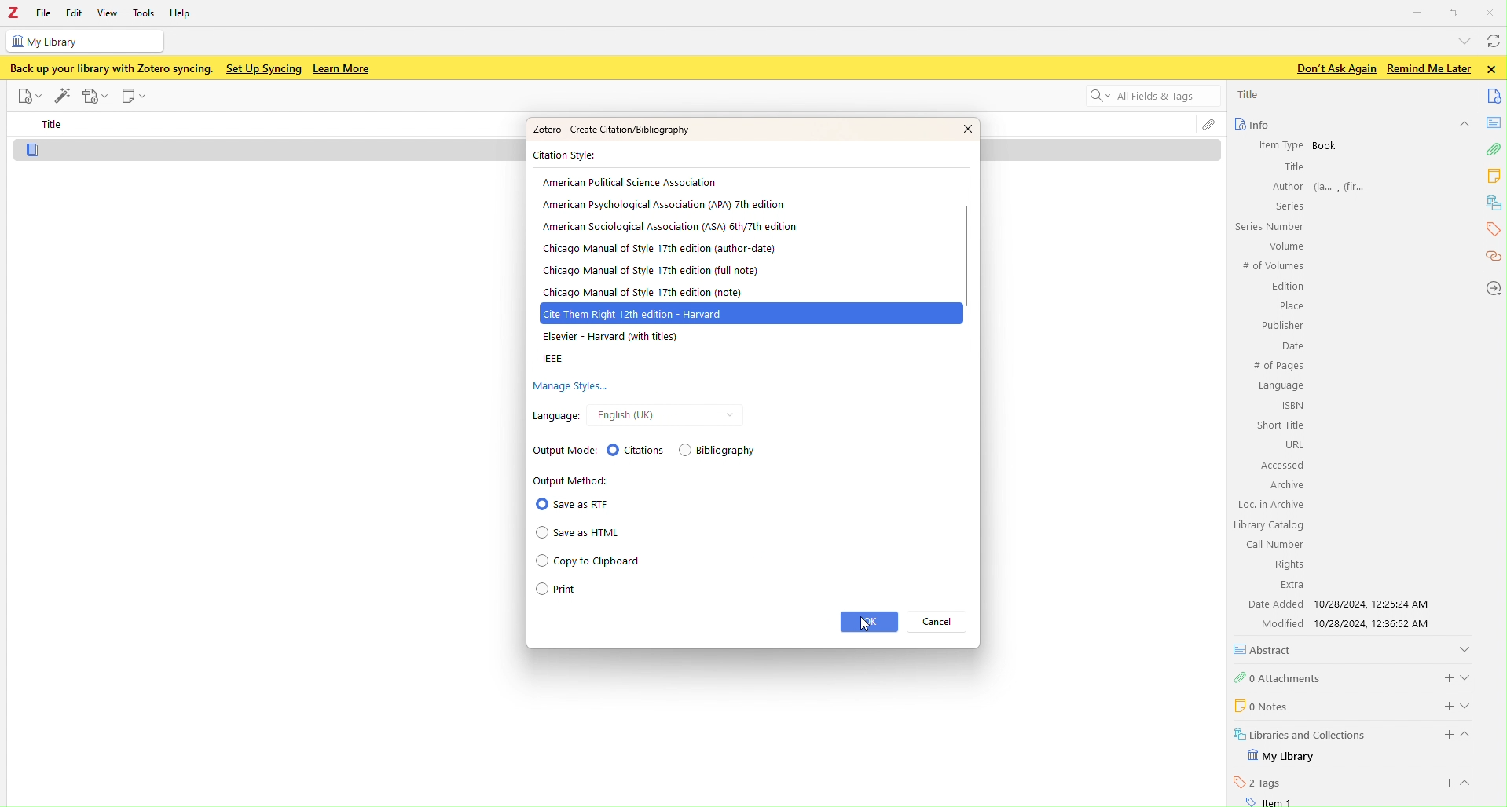 Image resolution: width=1507 pixels, height=807 pixels. Describe the element at coordinates (1286, 564) in the screenshot. I see `Rights` at that location.